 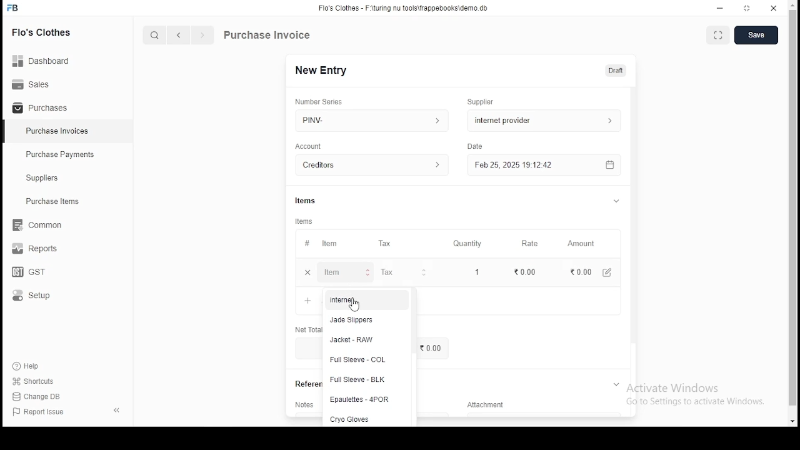 What do you see at coordinates (361, 400) in the screenshot?
I see `epaulettes - 4POR` at bounding box center [361, 400].